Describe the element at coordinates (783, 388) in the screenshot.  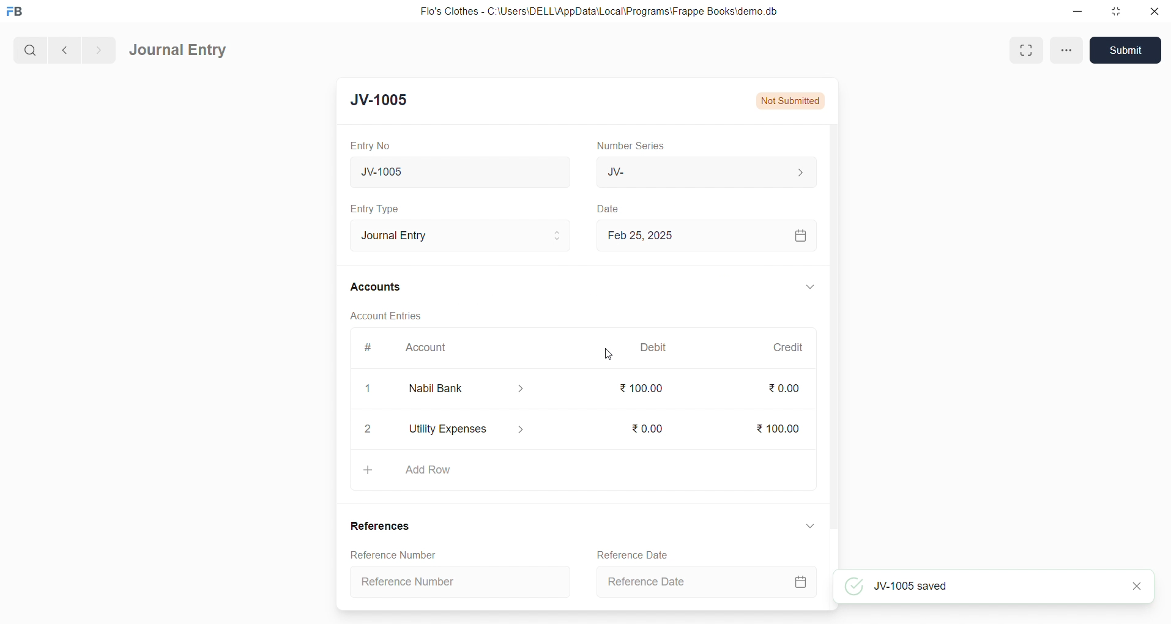
I see `₹ 0.00` at that location.